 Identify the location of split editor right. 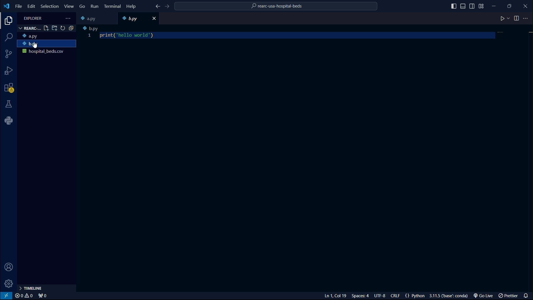
(514, 18).